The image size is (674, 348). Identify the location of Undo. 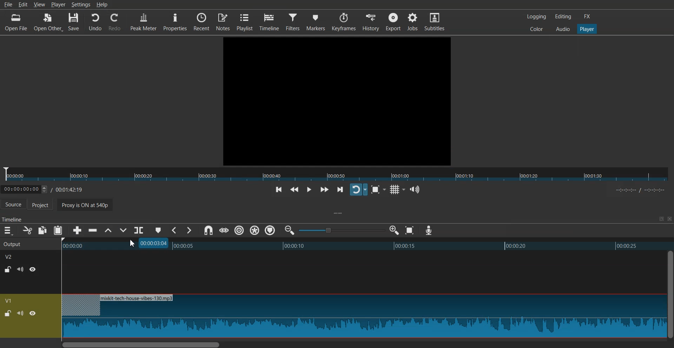
(95, 22).